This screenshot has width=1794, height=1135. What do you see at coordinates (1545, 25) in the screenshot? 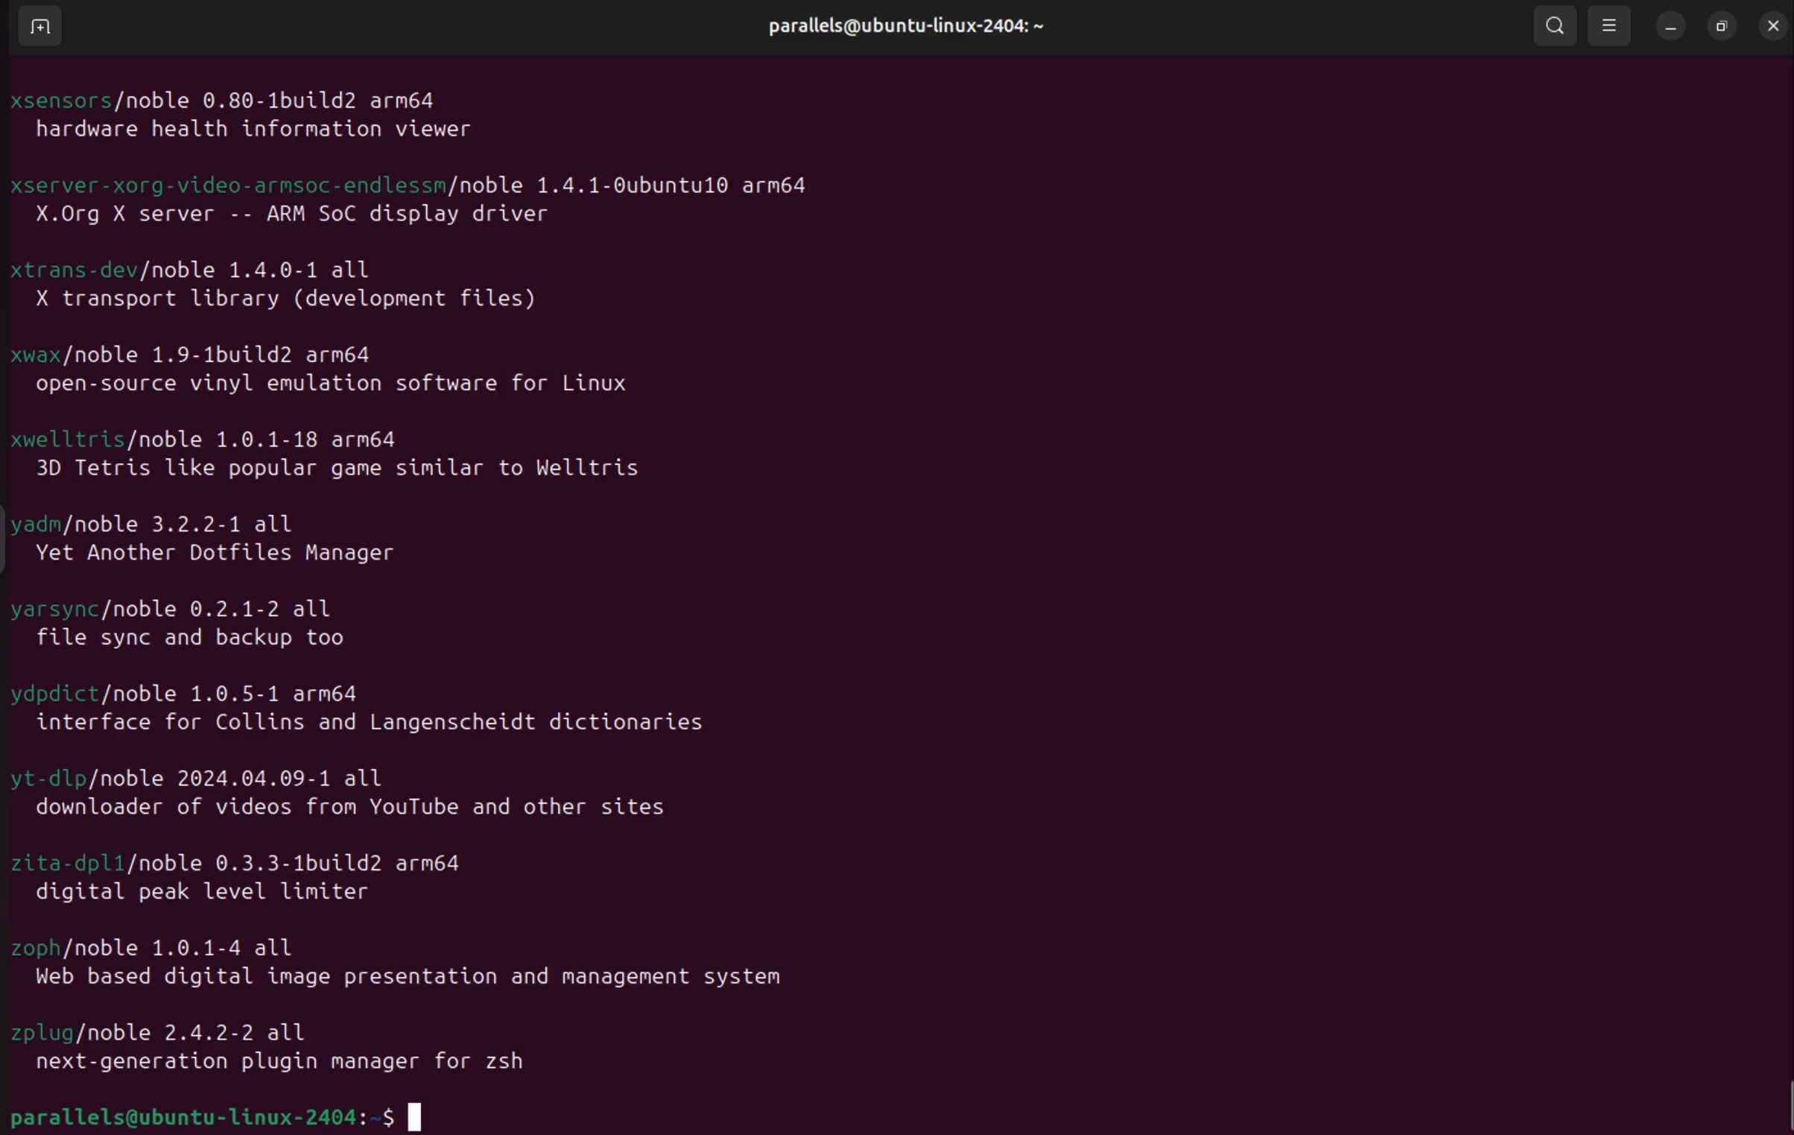
I see `search` at bounding box center [1545, 25].